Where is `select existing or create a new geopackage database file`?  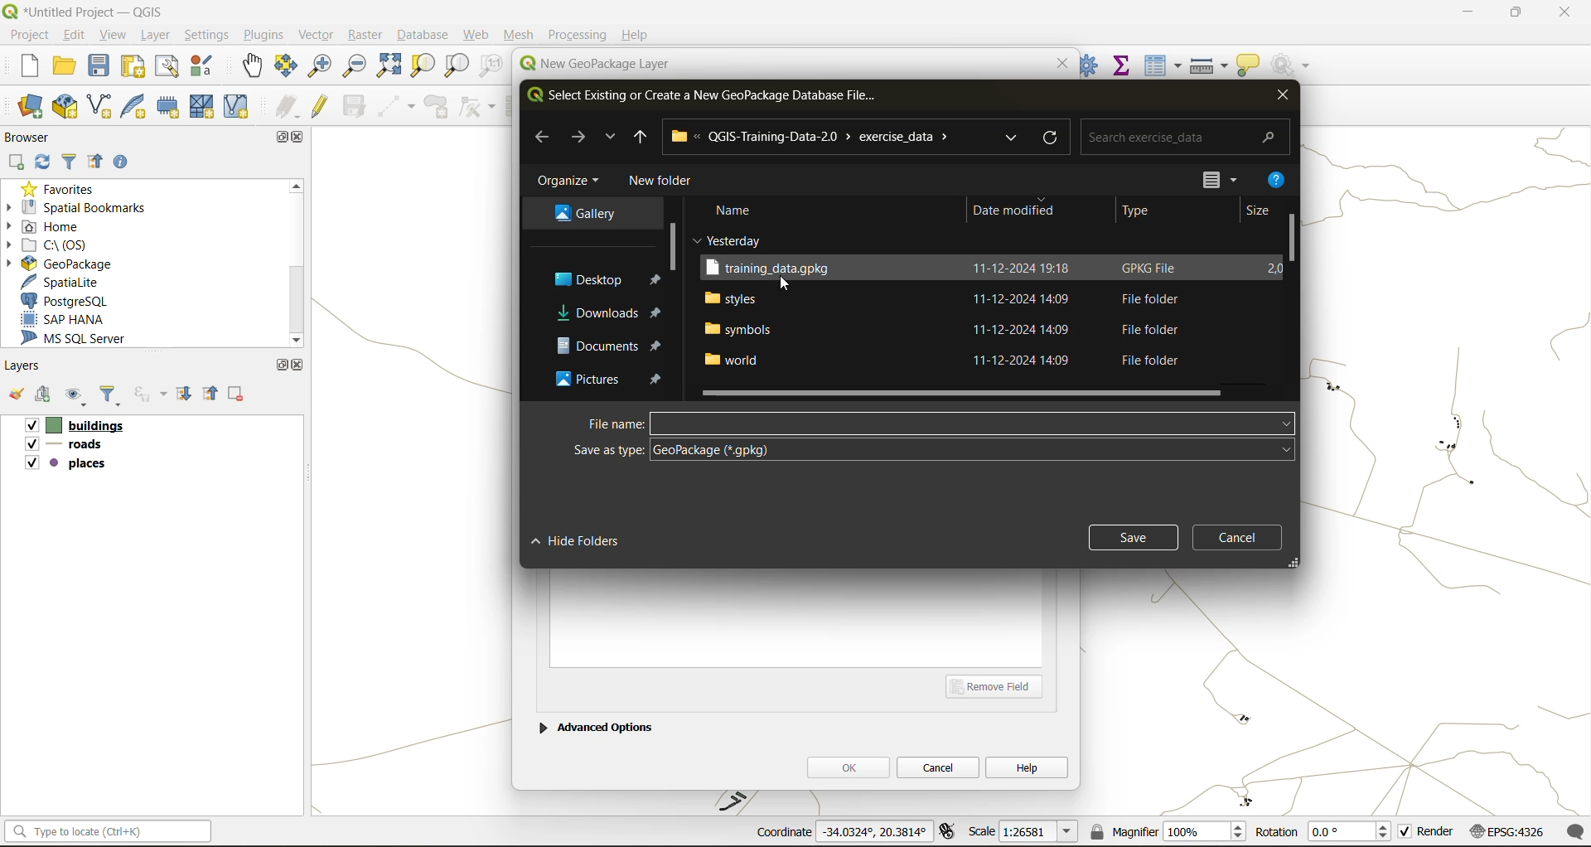 select existing or create a new geopackage database file is located at coordinates (705, 98).